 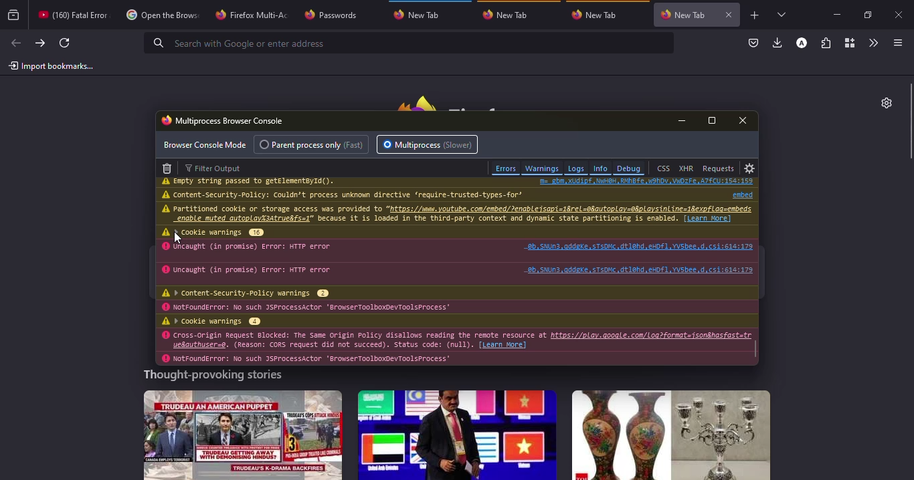 I want to click on warning, so click(x=165, y=270).